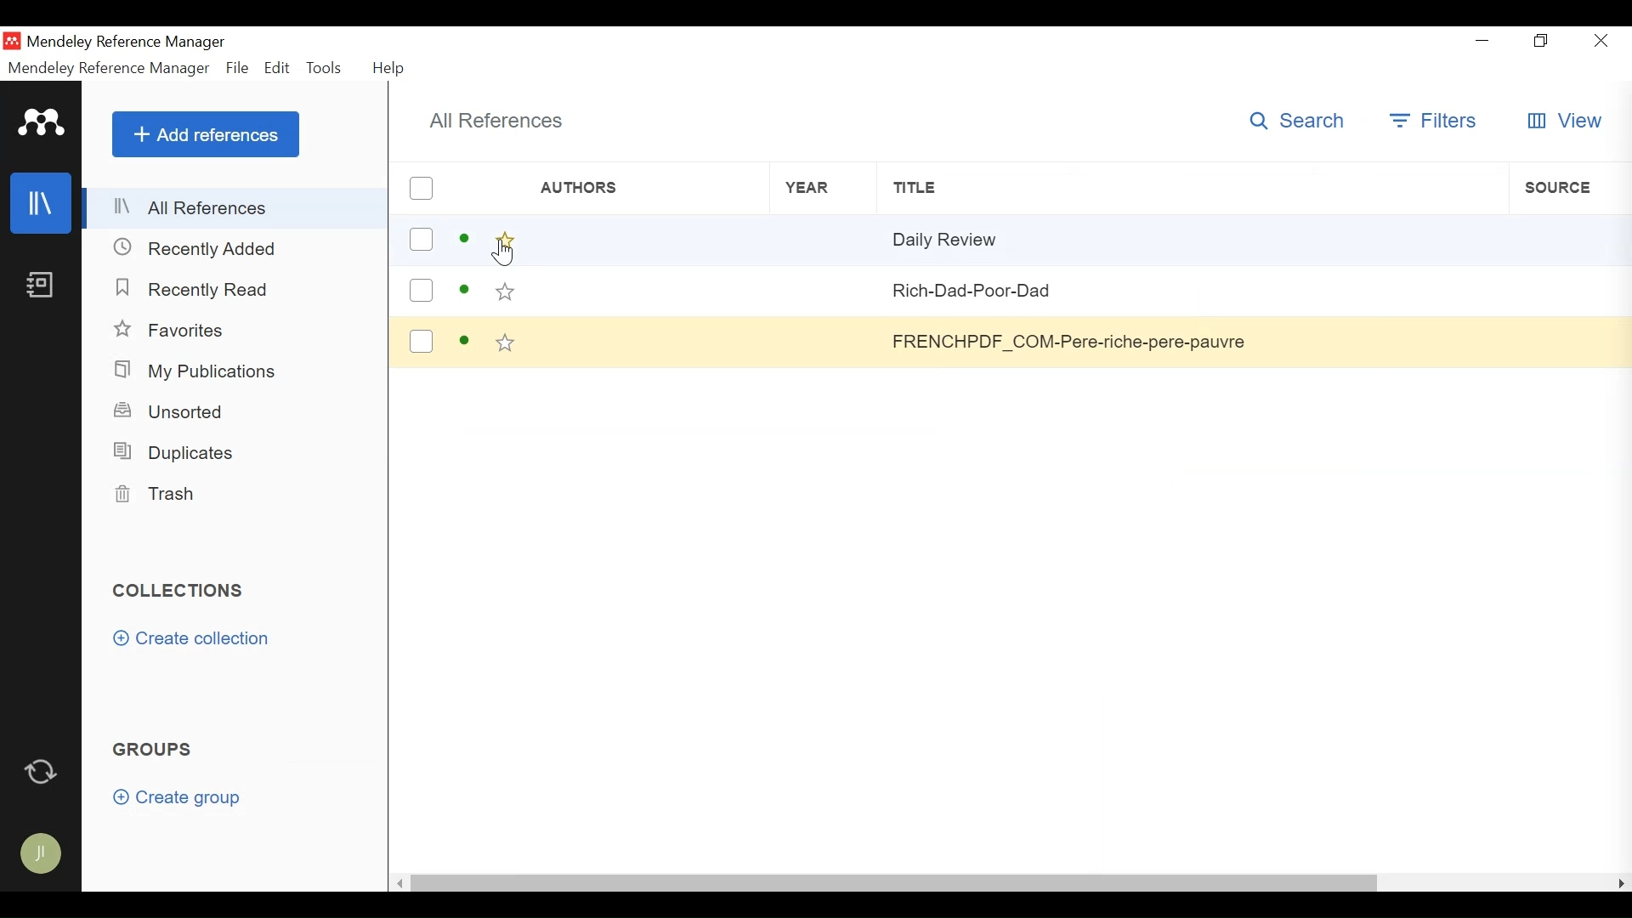 This screenshot has height=918, width=1632. What do you see at coordinates (506, 343) in the screenshot?
I see `(un)select Favorite"` at bounding box center [506, 343].